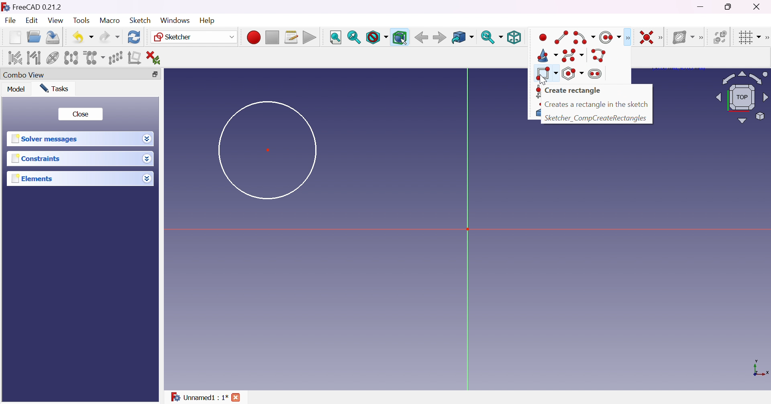 This screenshot has width=771, height=404. Describe the element at coordinates (93, 57) in the screenshot. I see `Clone` at that location.